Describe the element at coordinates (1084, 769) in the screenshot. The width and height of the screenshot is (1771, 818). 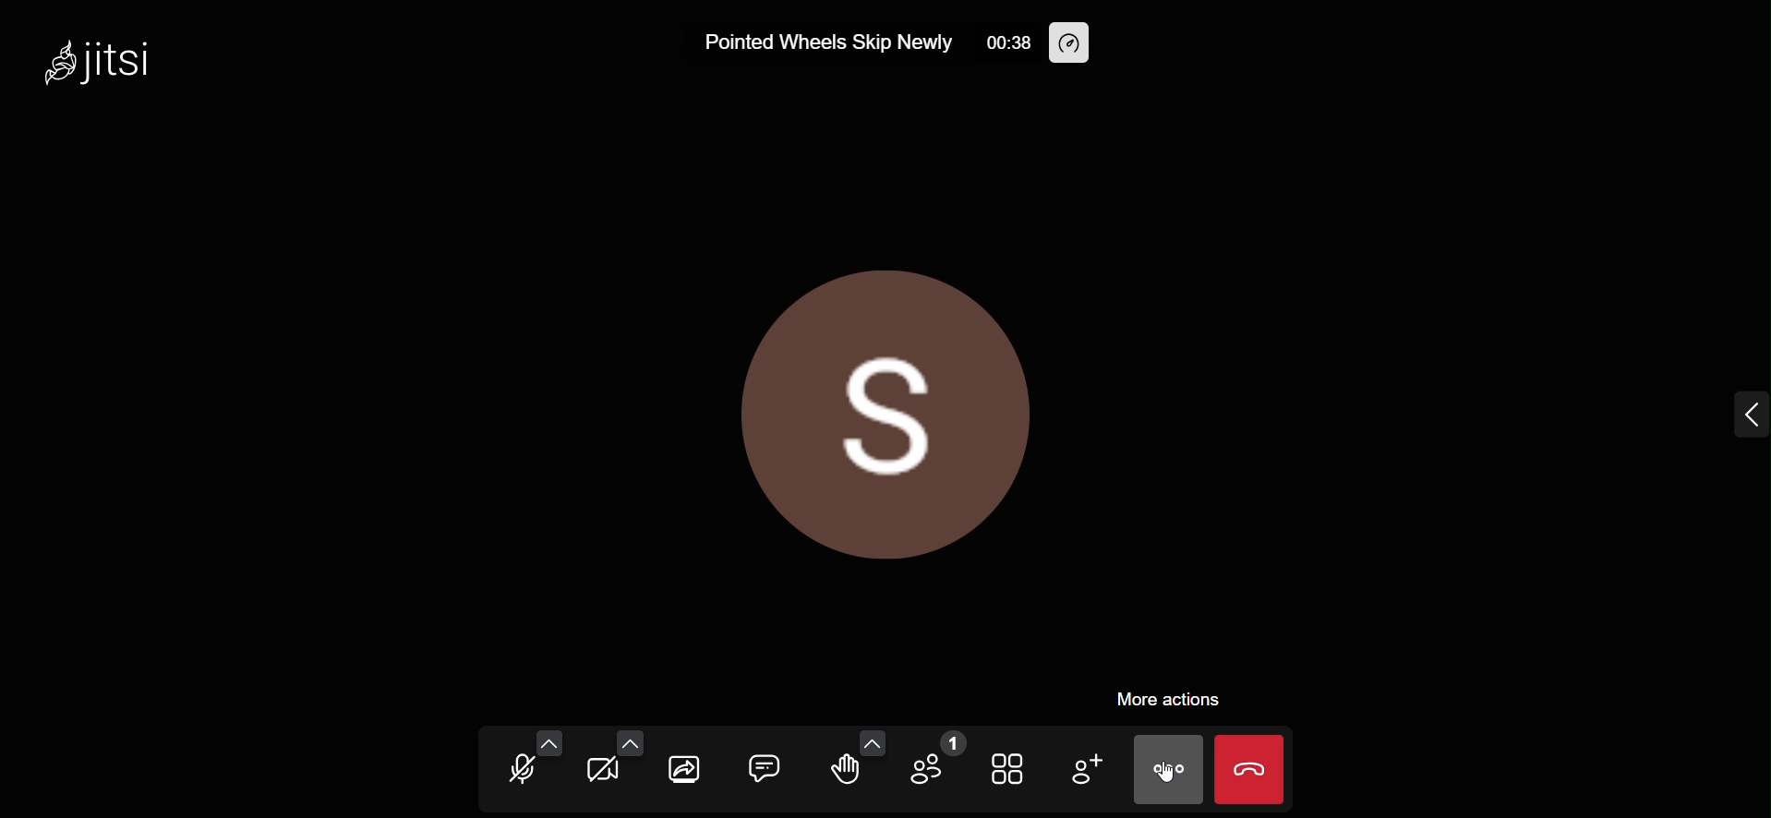
I see `add participant` at that location.